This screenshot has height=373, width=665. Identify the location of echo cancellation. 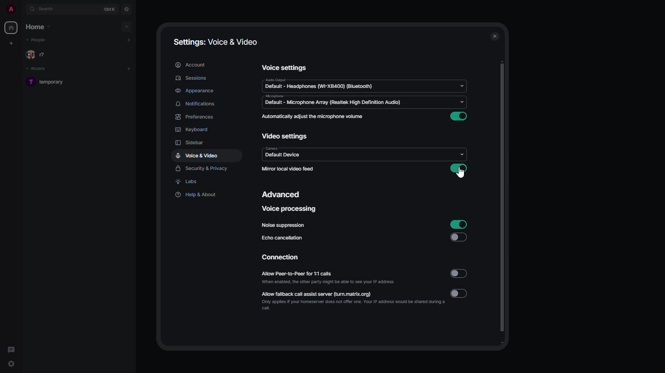
(282, 237).